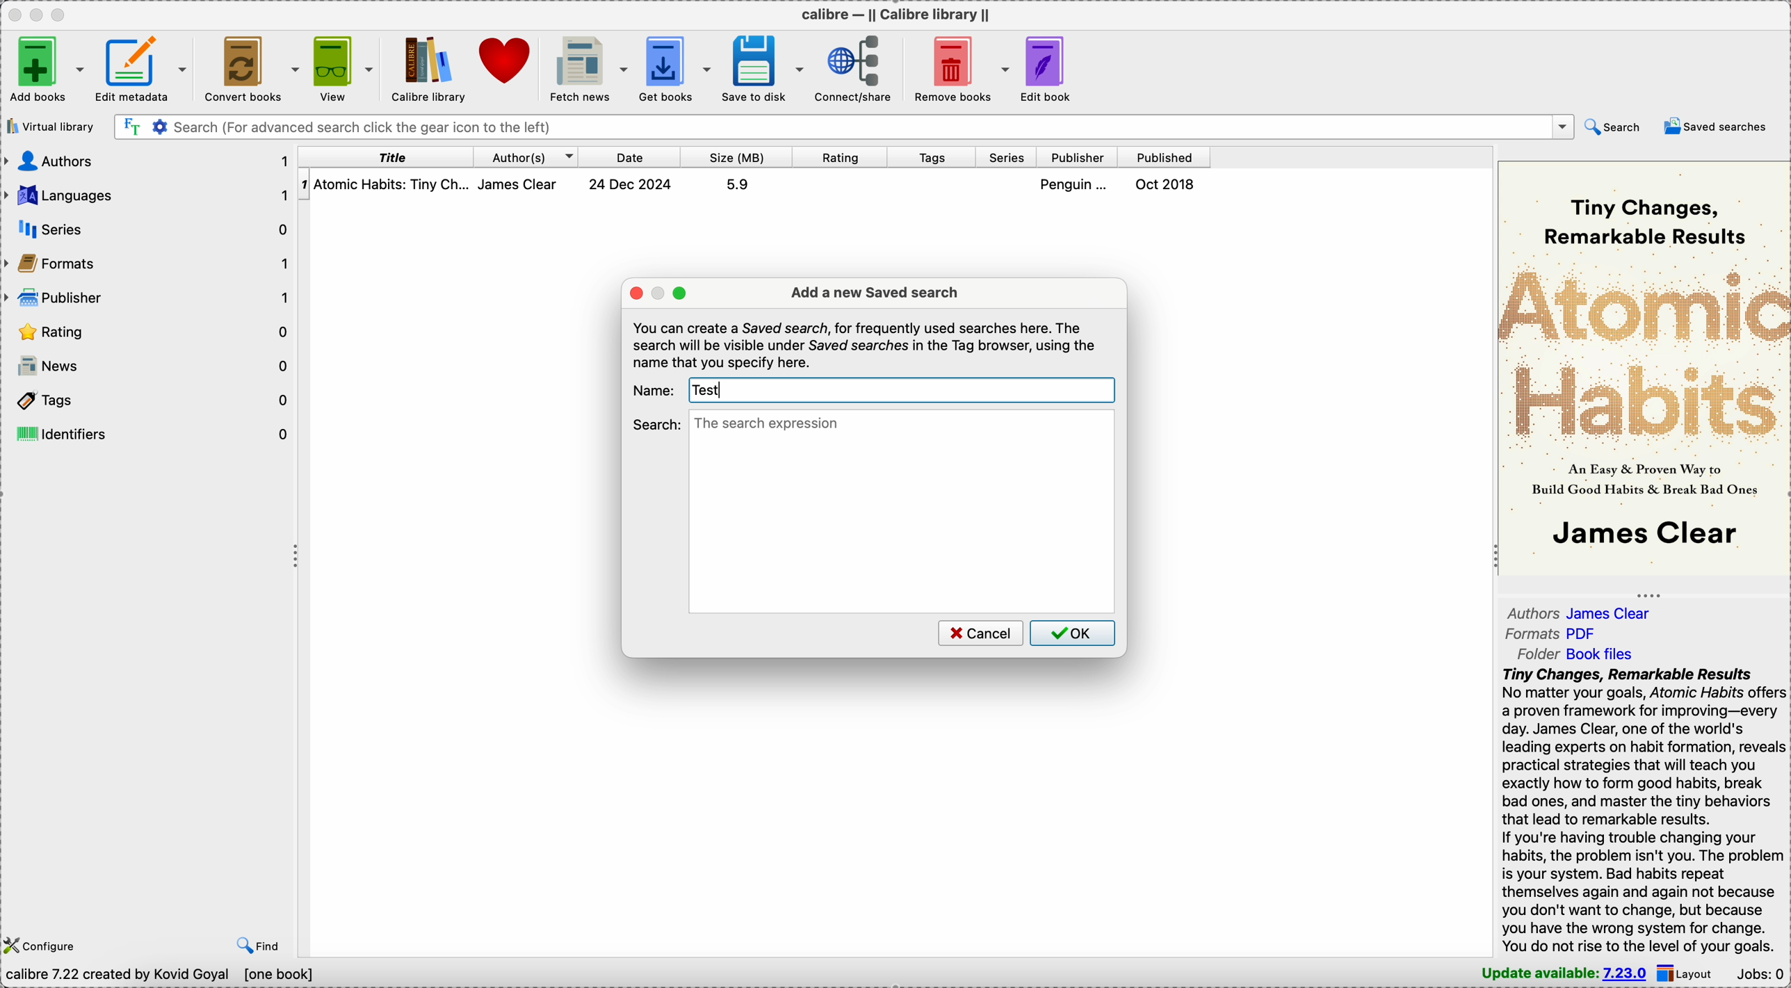 Image resolution: width=1791 pixels, height=988 pixels. Describe the element at coordinates (1649, 595) in the screenshot. I see `toggle expand/contract` at that location.